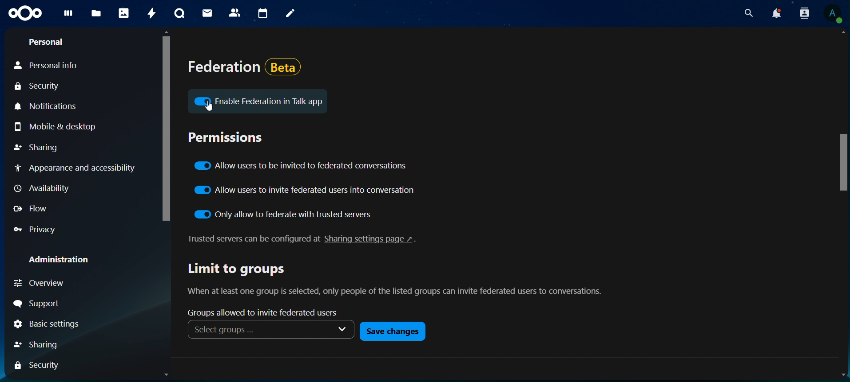 The width and height of the screenshot is (850, 382). I want to click on federation, so click(247, 66).